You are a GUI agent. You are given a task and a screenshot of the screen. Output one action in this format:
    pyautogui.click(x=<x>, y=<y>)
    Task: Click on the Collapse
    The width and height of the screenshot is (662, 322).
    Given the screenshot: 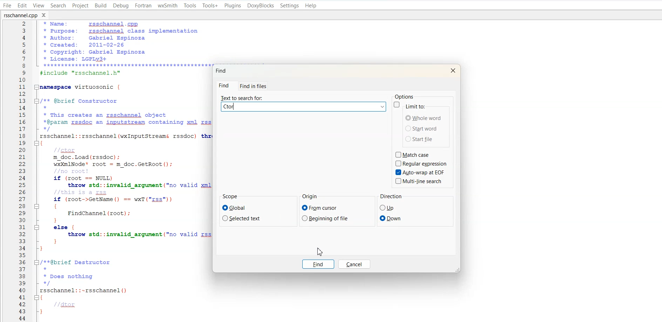 What is the action you would take?
    pyautogui.click(x=38, y=87)
    